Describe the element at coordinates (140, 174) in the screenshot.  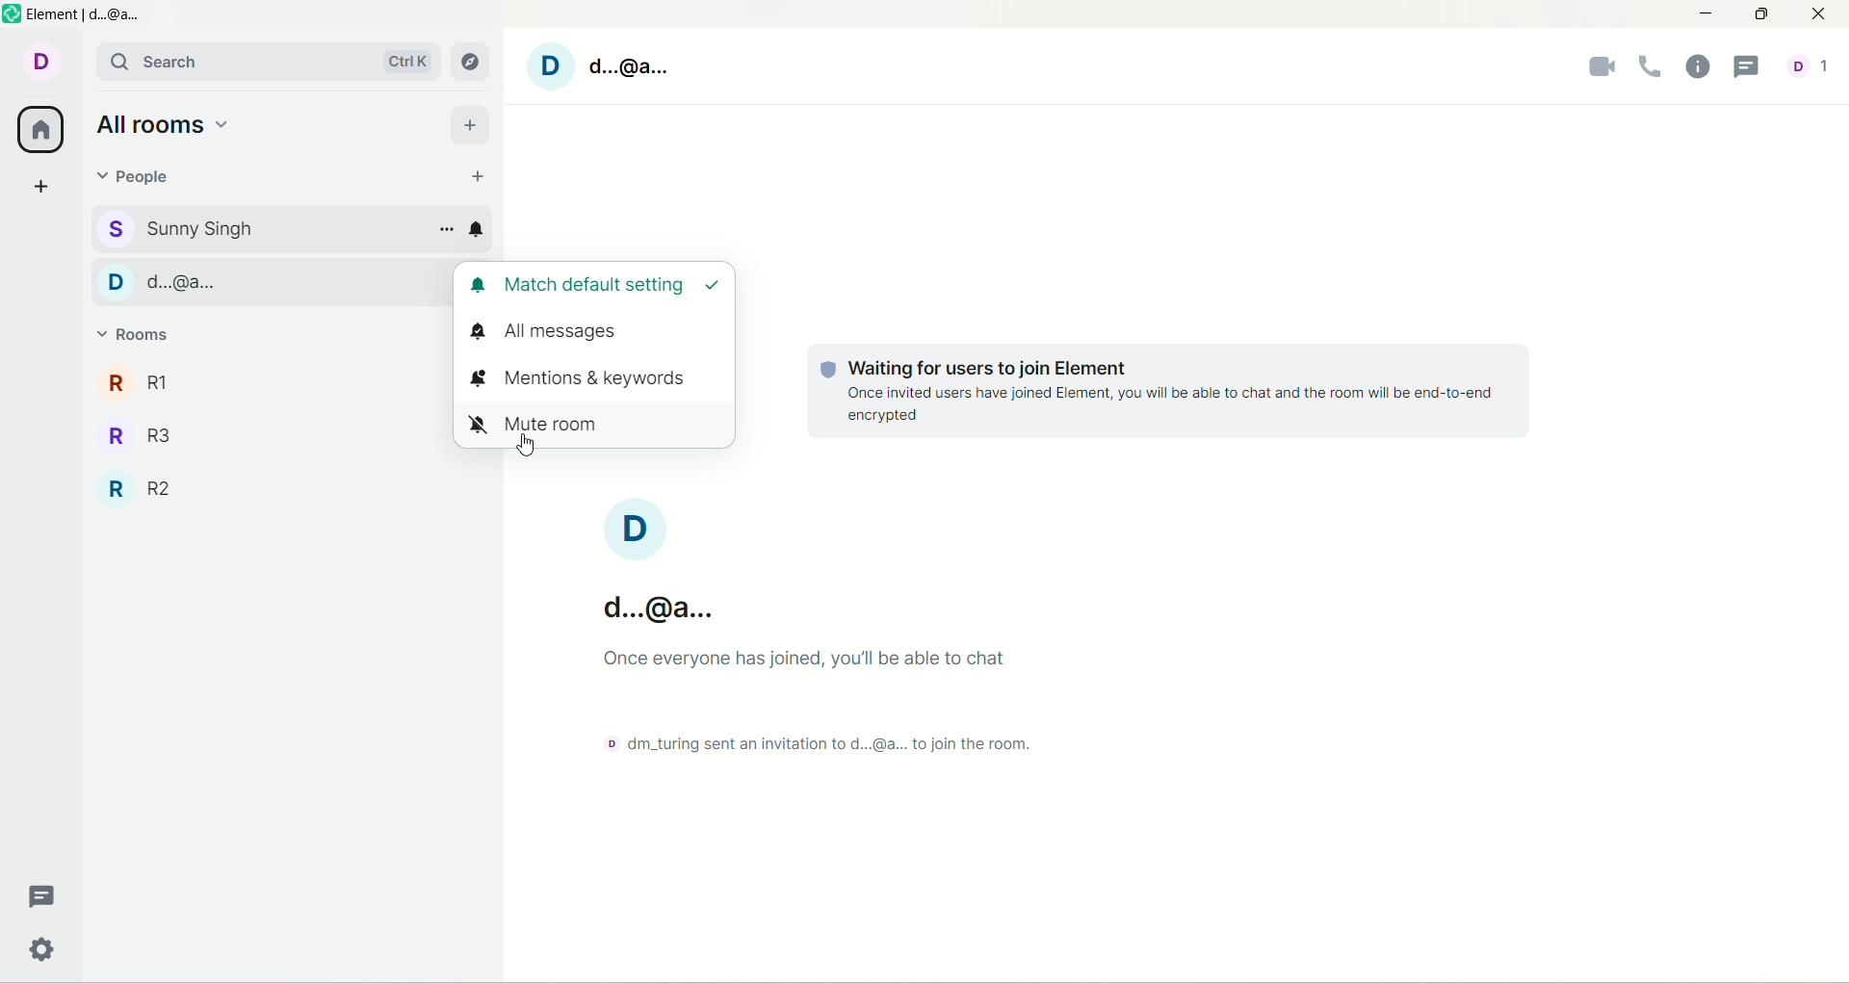
I see `people` at that location.